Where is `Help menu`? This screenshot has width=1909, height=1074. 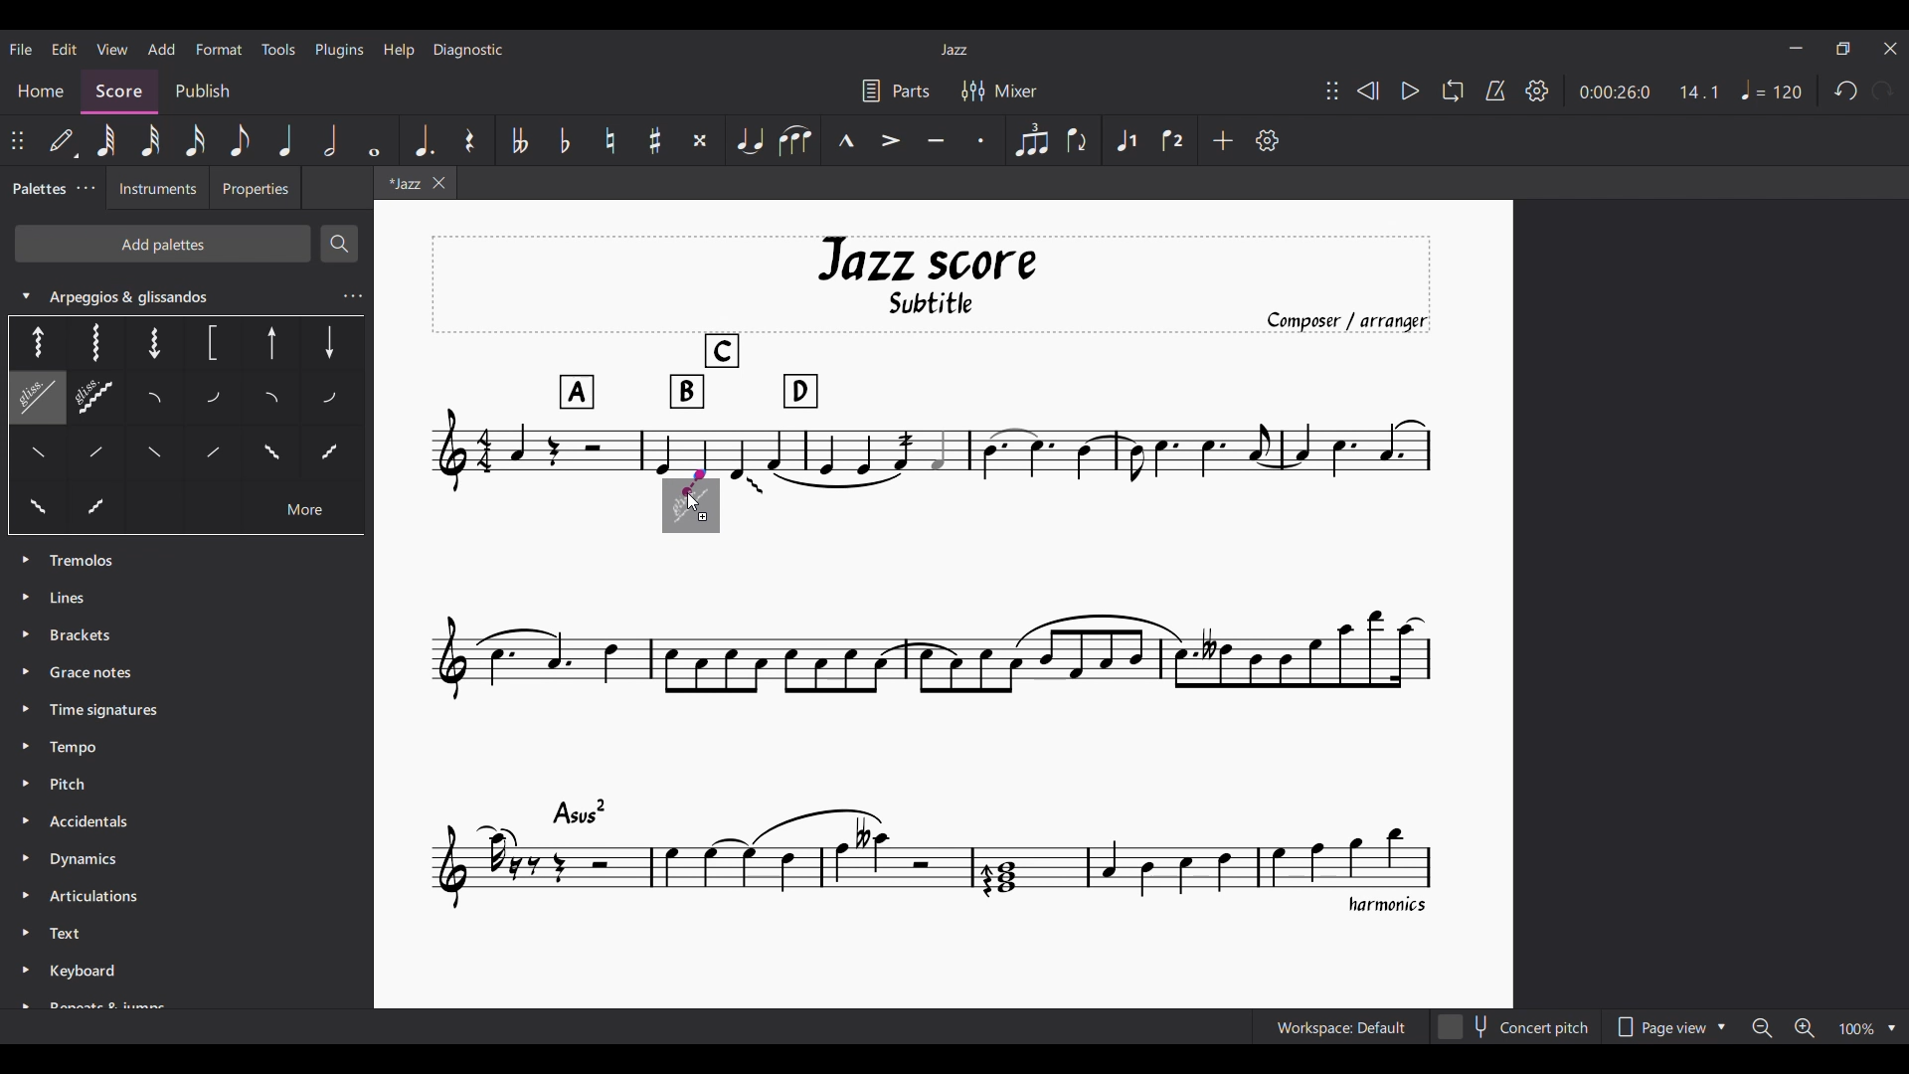 Help menu is located at coordinates (400, 50).